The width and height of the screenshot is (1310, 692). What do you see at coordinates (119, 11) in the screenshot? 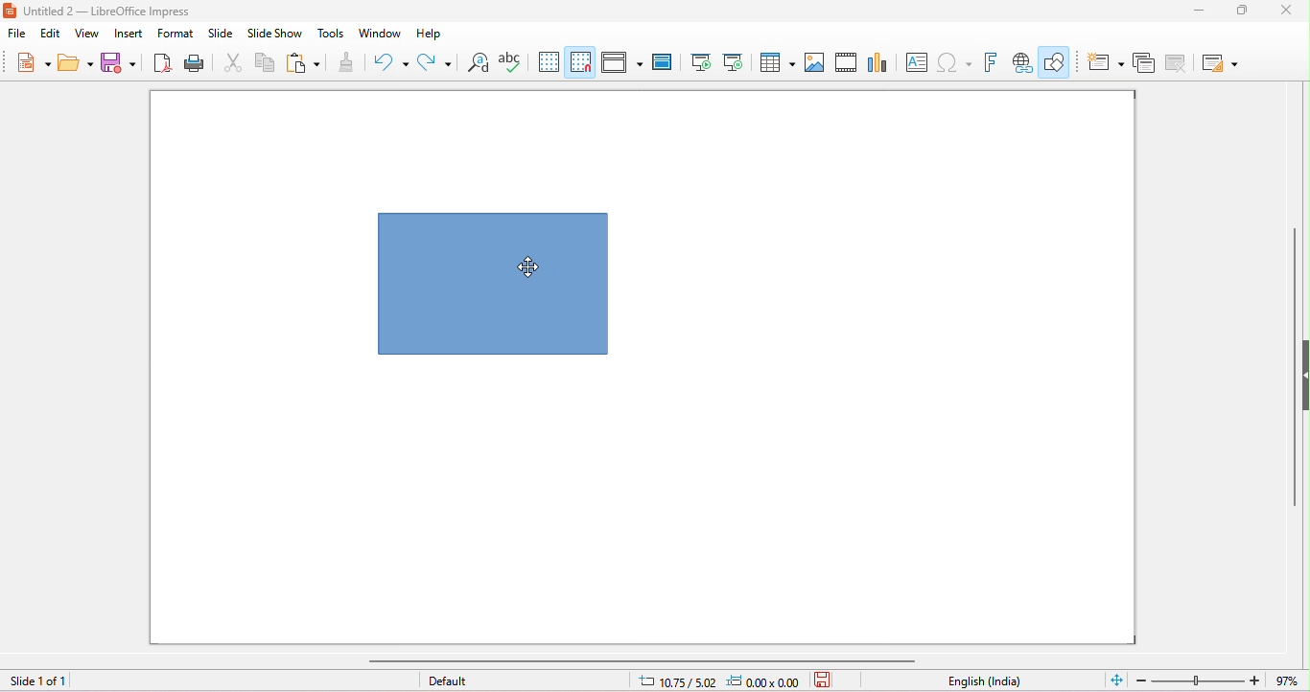
I see `untitled 2- libreoffice impress` at bounding box center [119, 11].